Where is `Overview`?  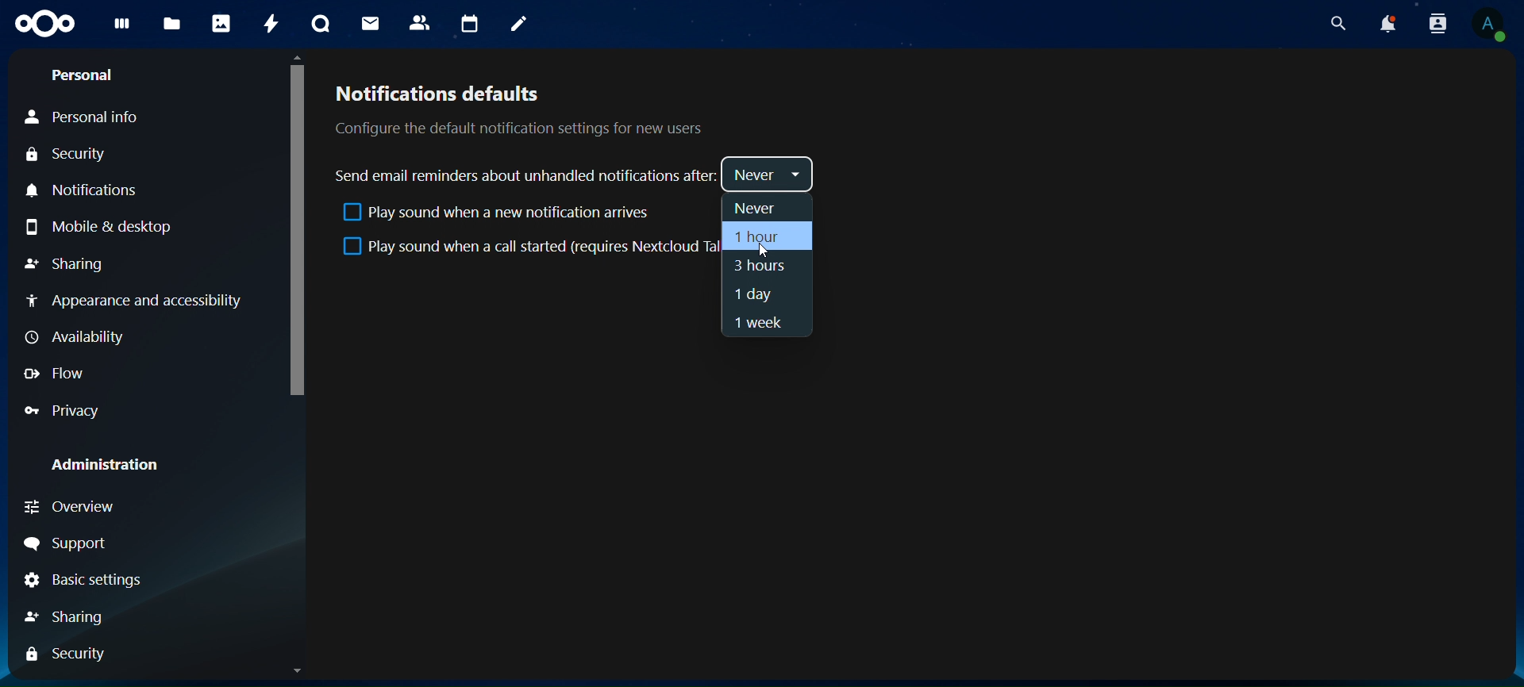
Overview is located at coordinates (68, 507).